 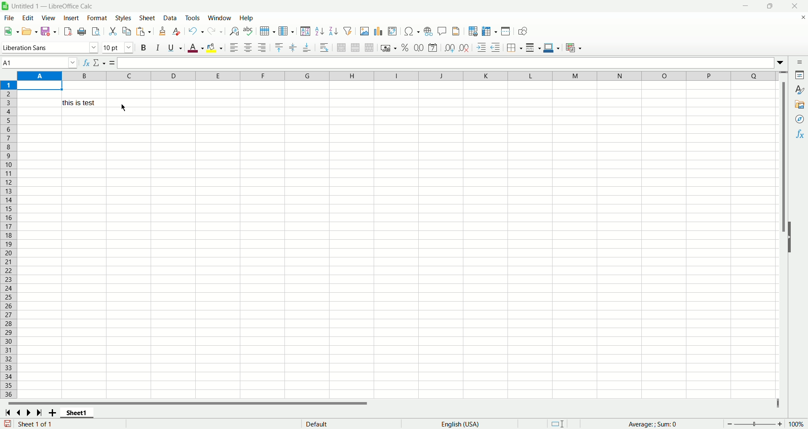 I want to click on previous sheet, so click(x=20, y=413).